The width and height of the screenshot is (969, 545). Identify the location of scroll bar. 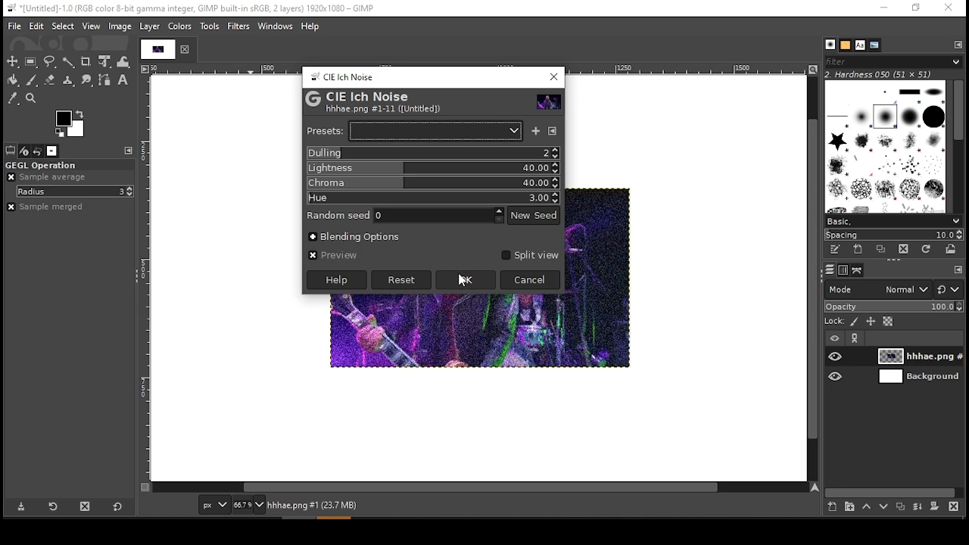
(893, 490).